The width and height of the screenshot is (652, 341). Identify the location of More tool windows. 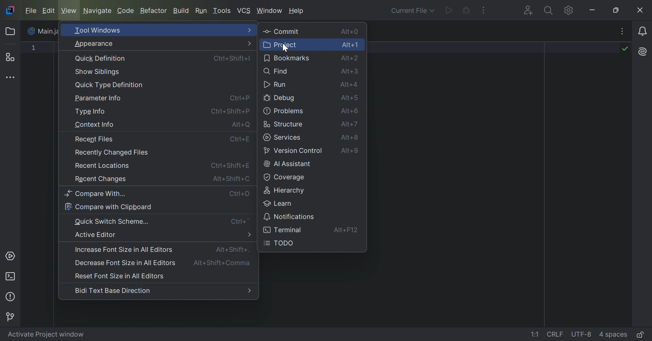
(12, 78).